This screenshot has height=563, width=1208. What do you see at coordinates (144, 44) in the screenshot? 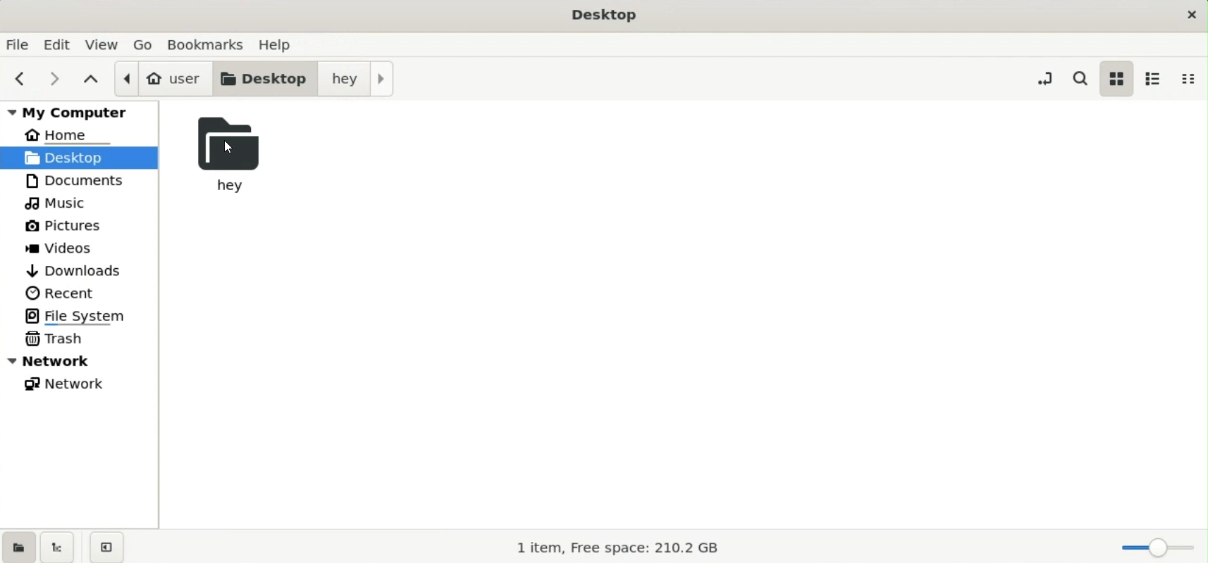
I see `go` at bounding box center [144, 44].